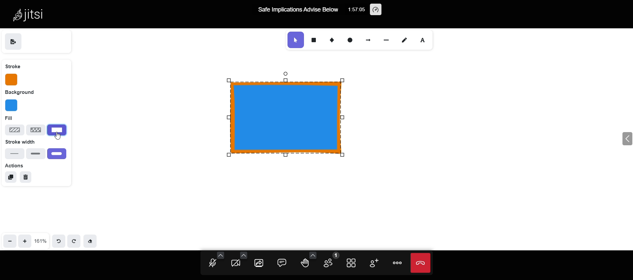 The image size is (633, 280). Describe the element at coordinates (15, 131) in the screenshot. I see `Hachure fill type` at that location.